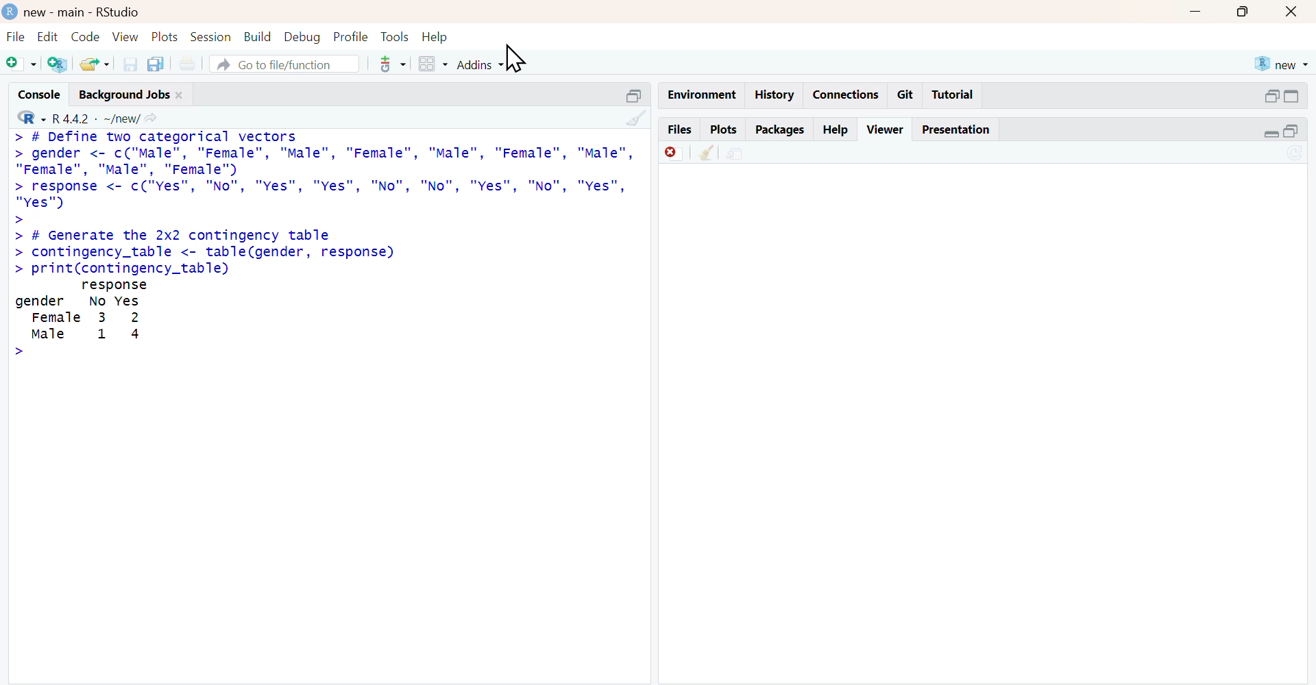  I want to click on Environment , so click(703, 95).